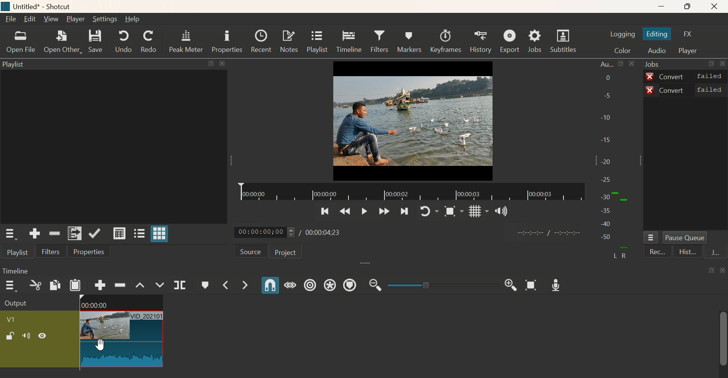  What do you see at coordinates (53, 233) in the screenshot?
I see `` at bounding box center [53, 233].